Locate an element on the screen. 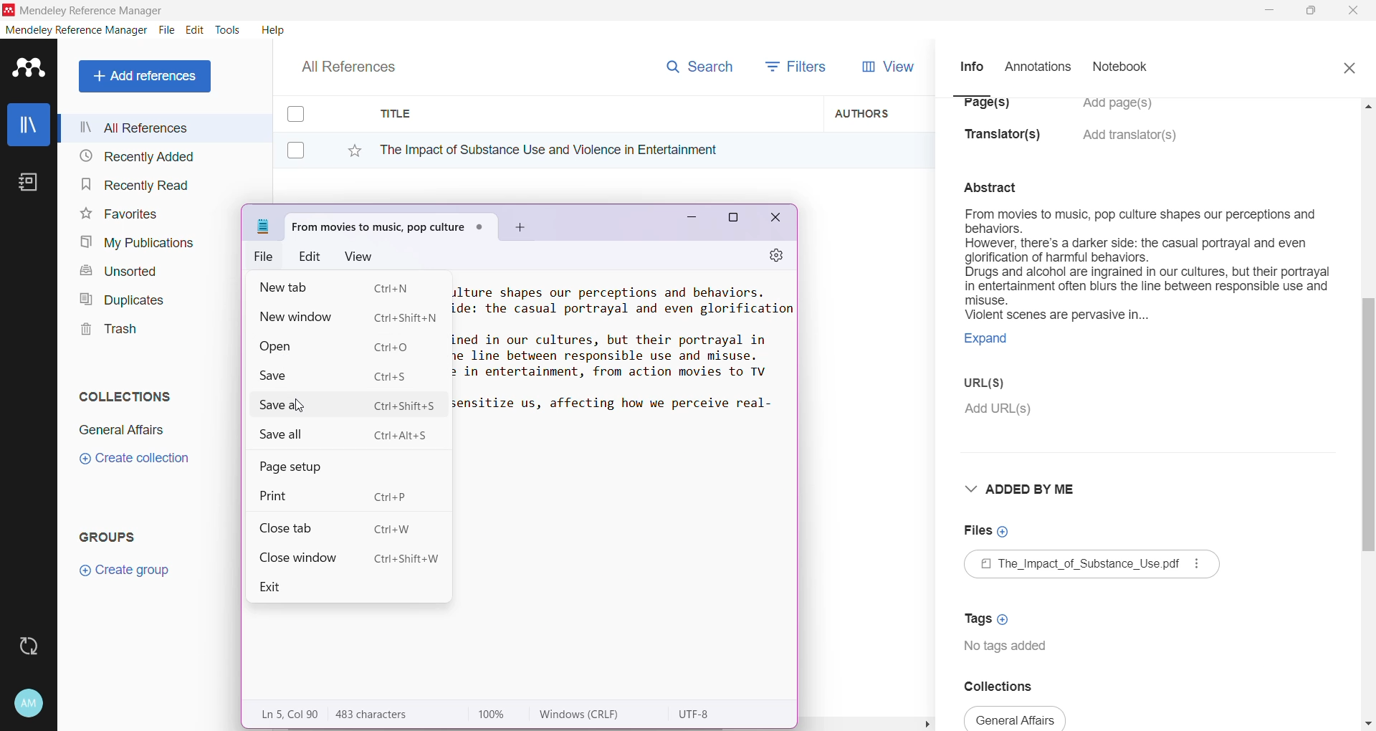 The image size is (1376, 731). Restore Down is located at coordinates (1312, 11).